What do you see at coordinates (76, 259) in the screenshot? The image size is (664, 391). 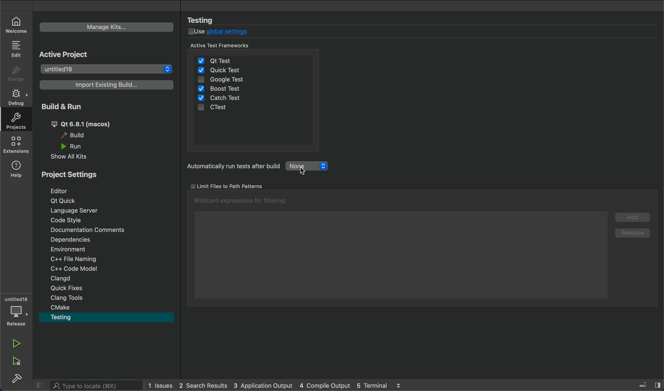 I see `c++ file naming` at bounding box center [76, 259].